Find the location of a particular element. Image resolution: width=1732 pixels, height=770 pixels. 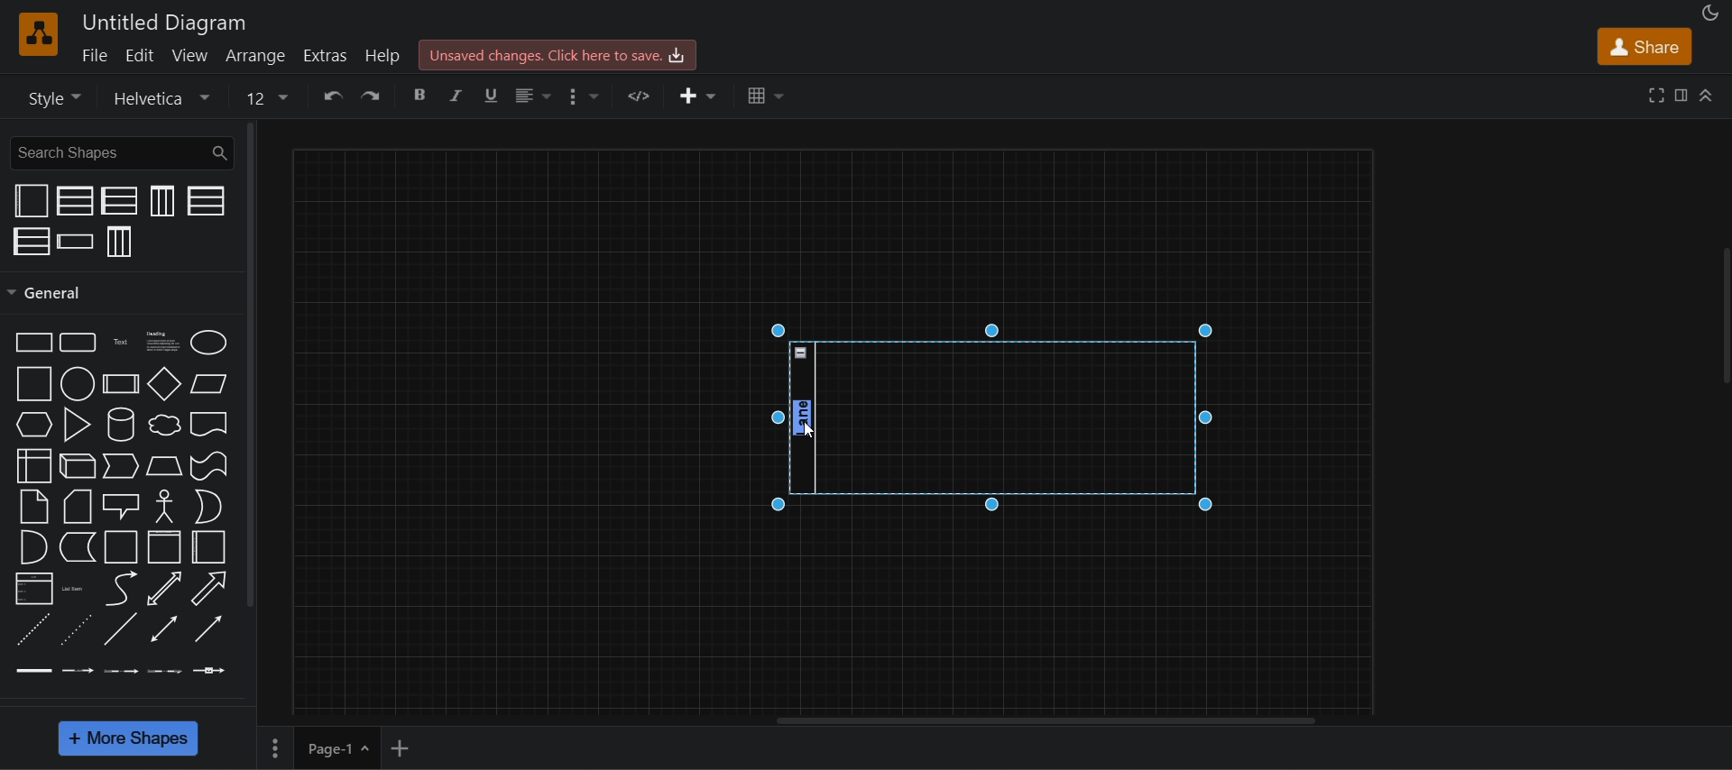

underline is located at coordinates (489, 93).